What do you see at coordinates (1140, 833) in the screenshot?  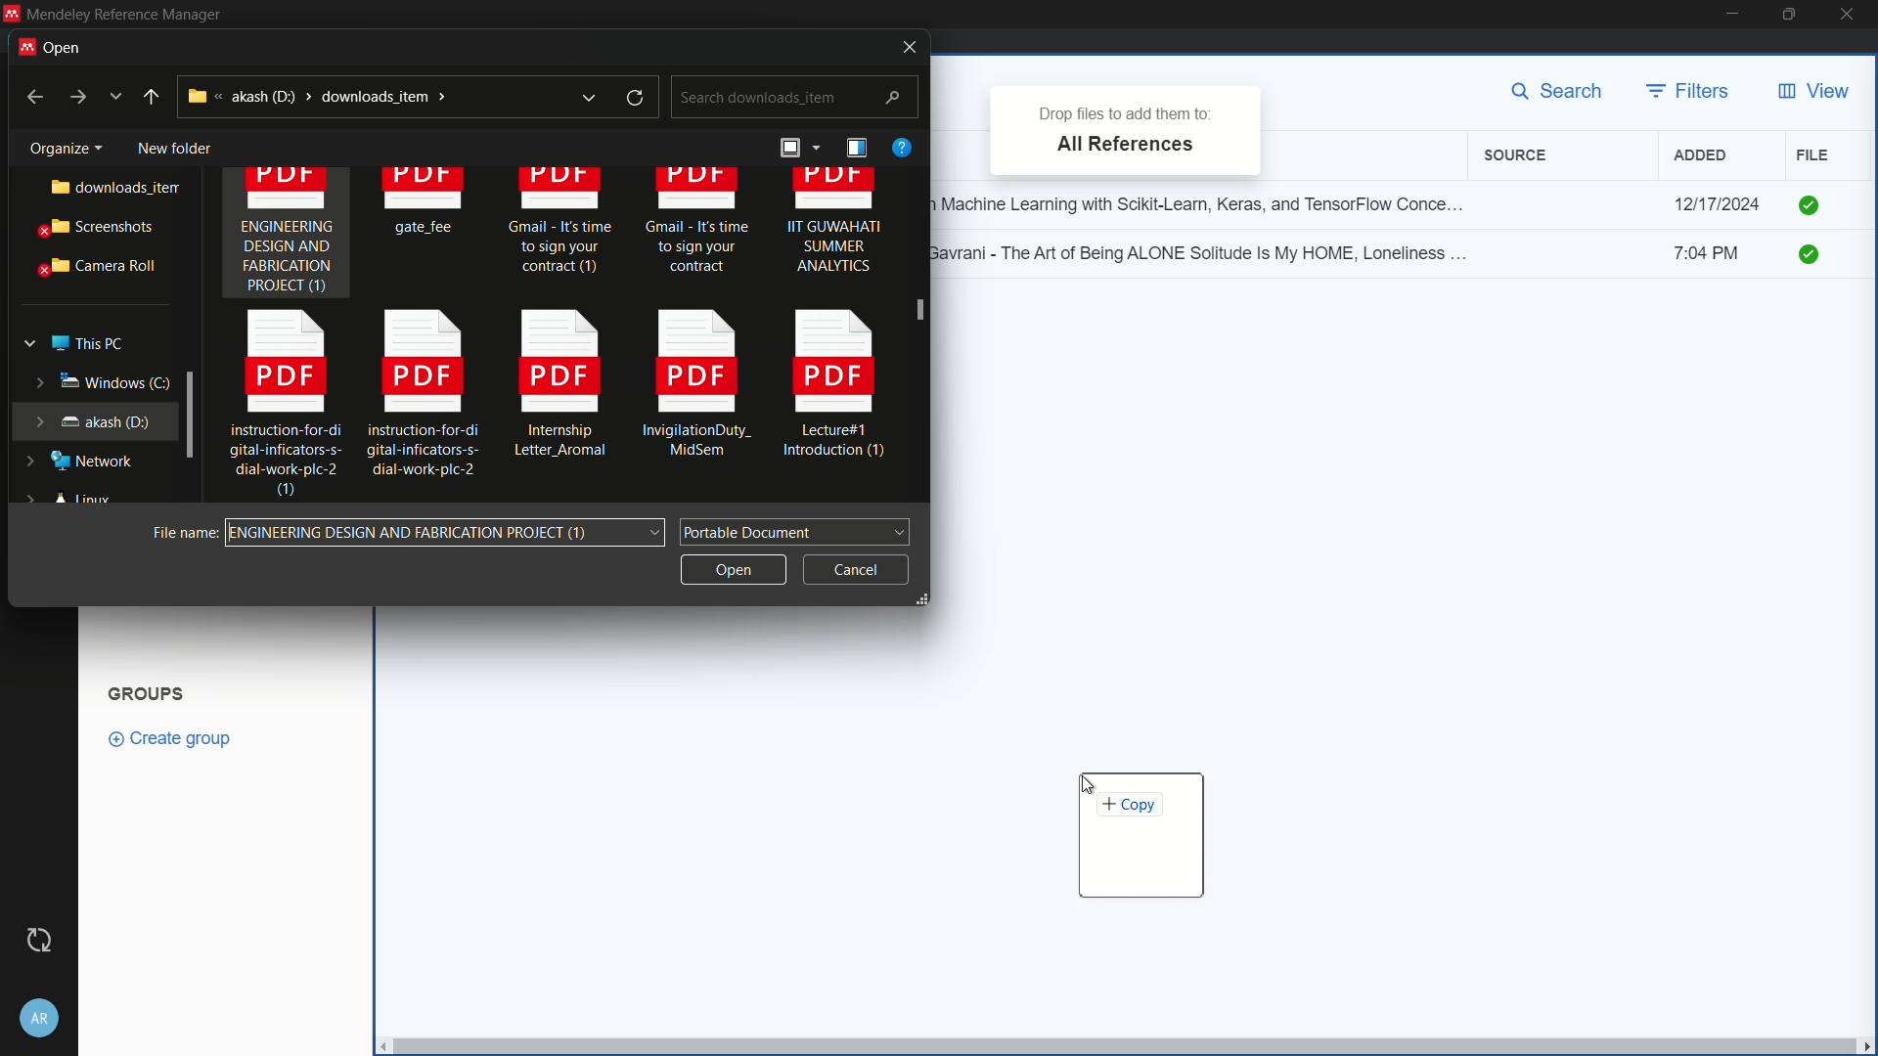 I see `+ Copy` at bounding box center [1140, 833].